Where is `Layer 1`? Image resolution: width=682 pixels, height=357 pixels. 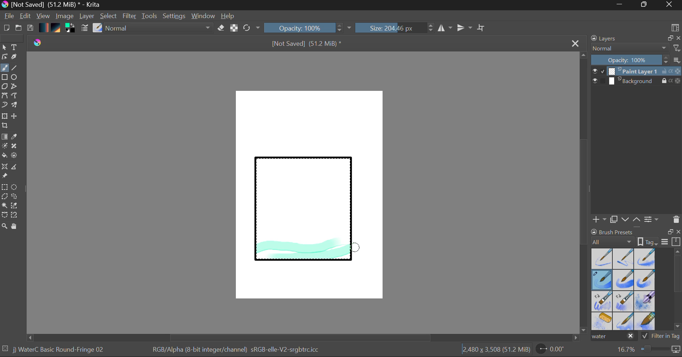 Layer 1 is located at coordinates (637, 72).